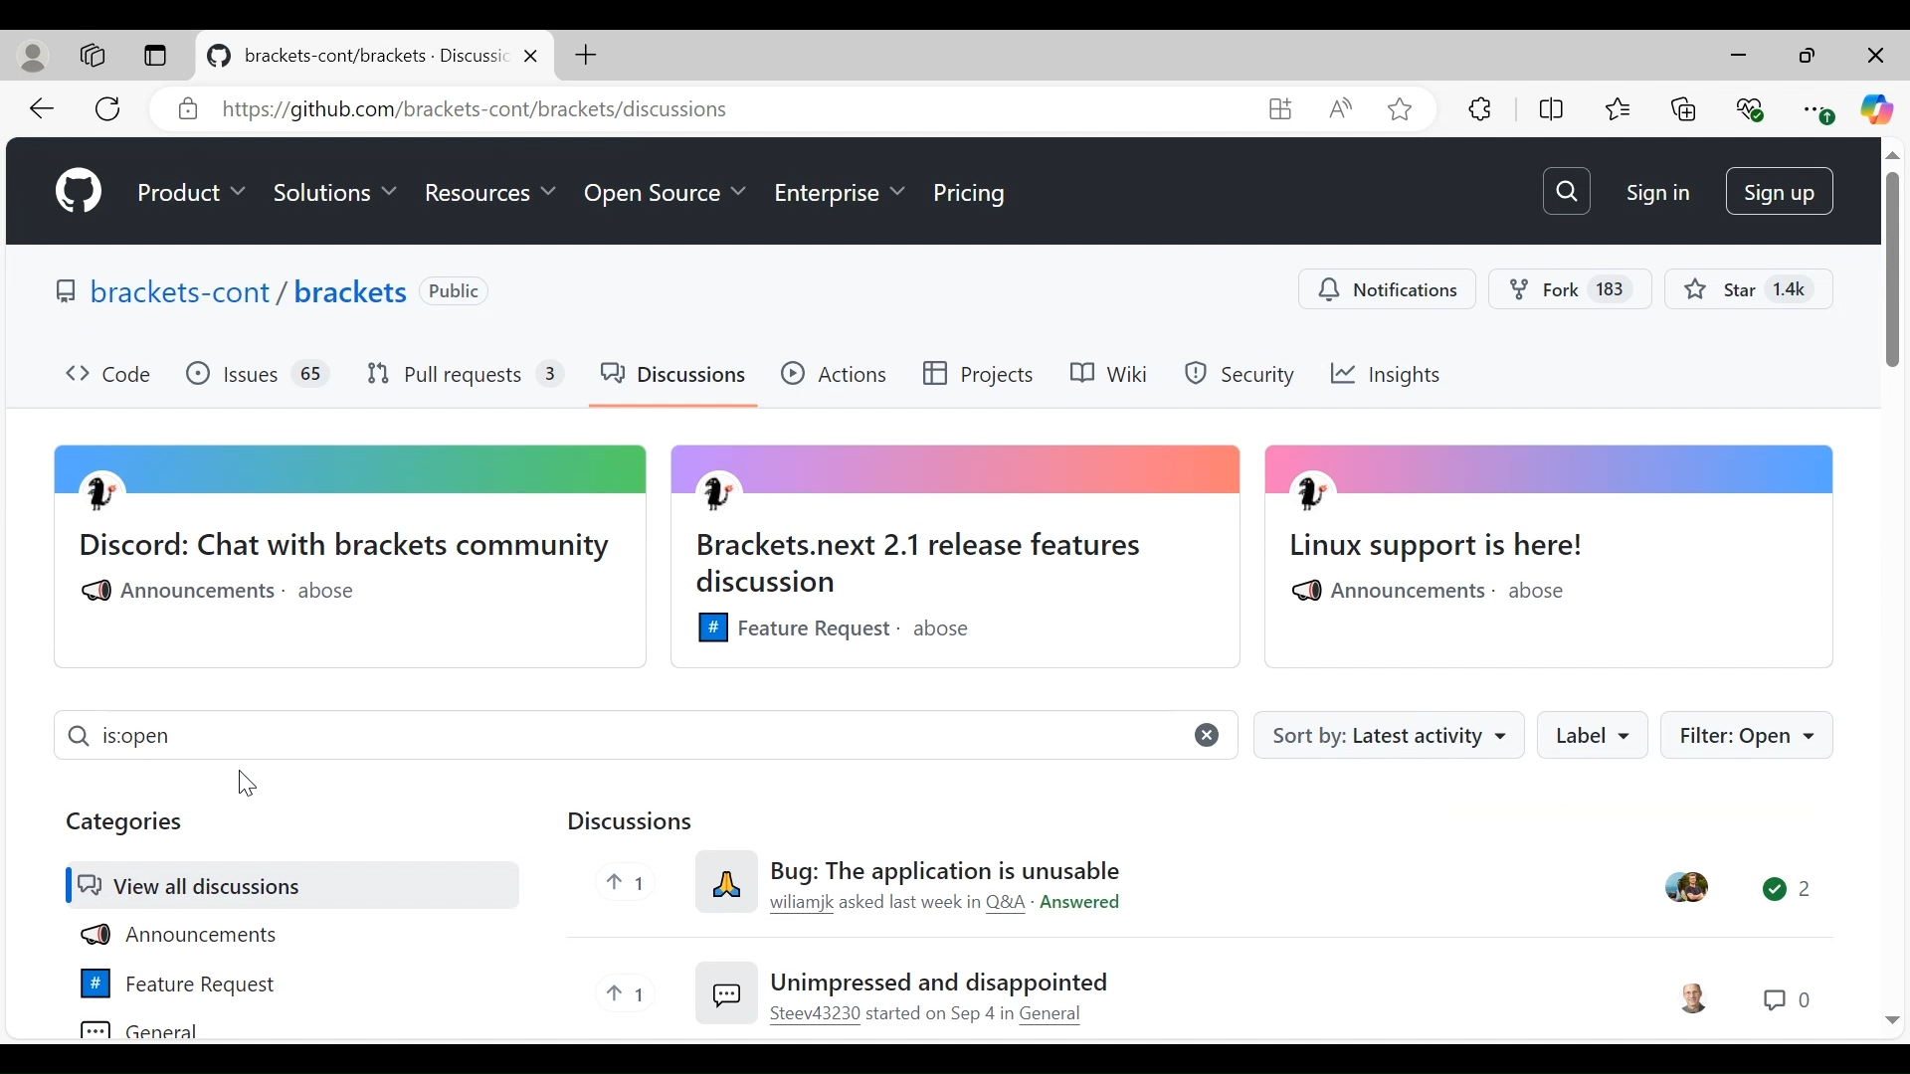 This screenshot has height=1074, width=1910. What do you see at coordinates (1567, 193) in the screenshot?
I see `Search` at bounding box center [1567, 193].